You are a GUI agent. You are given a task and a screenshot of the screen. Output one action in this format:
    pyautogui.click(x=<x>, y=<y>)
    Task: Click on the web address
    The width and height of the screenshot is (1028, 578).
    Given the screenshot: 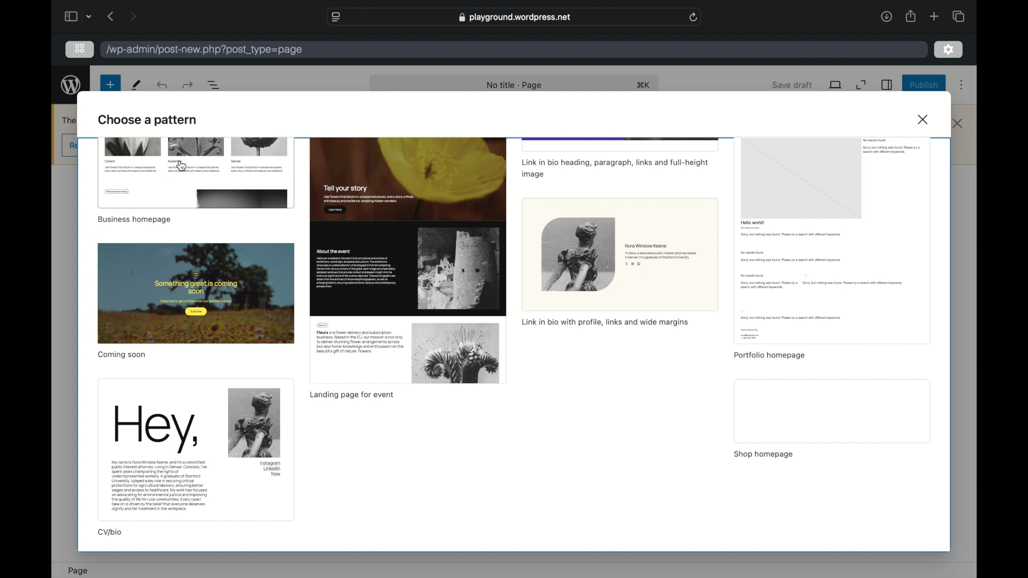 What is the action you would take?
    pyautogui.click(x=516, y=17)
    